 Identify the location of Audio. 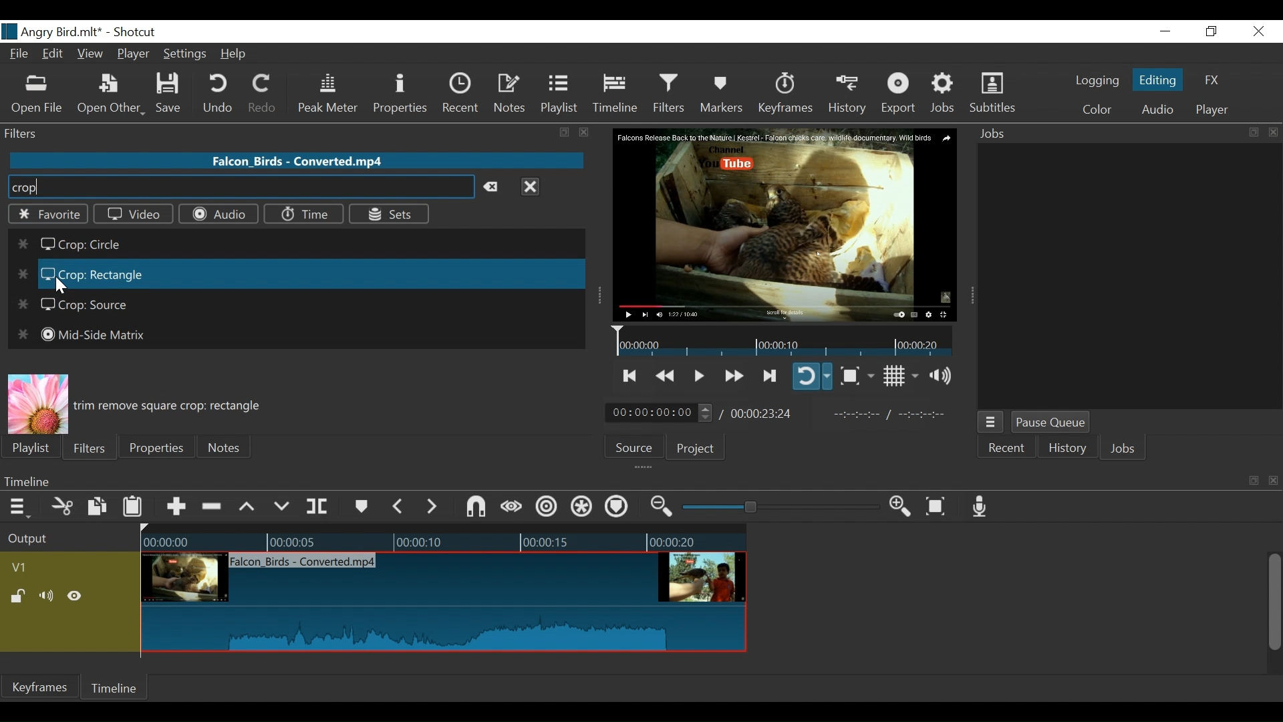
(218, 214).